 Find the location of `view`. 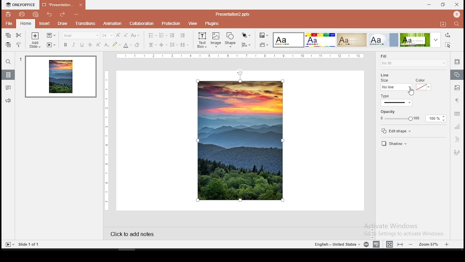

view is located at coordinates (193, 24).